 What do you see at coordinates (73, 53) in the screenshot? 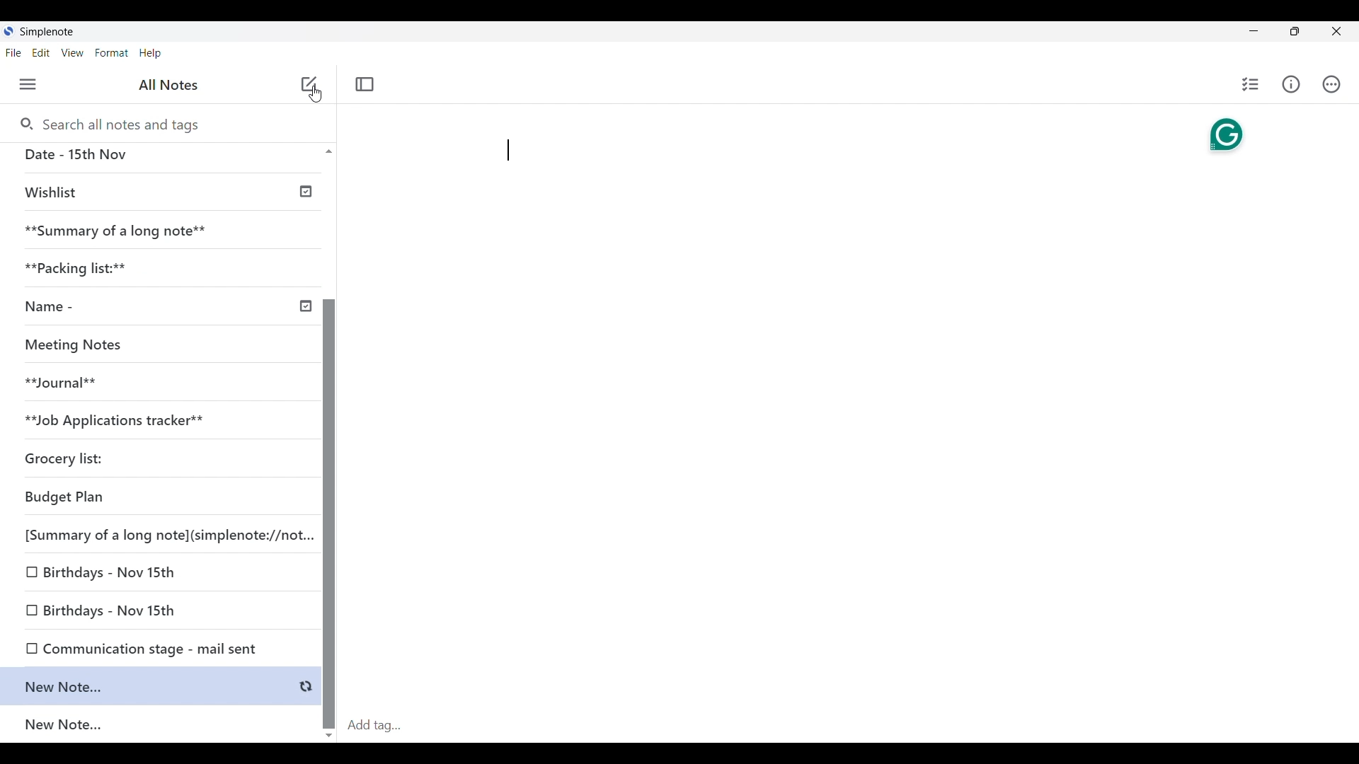
I see `View` at bounding box center [73, 53].